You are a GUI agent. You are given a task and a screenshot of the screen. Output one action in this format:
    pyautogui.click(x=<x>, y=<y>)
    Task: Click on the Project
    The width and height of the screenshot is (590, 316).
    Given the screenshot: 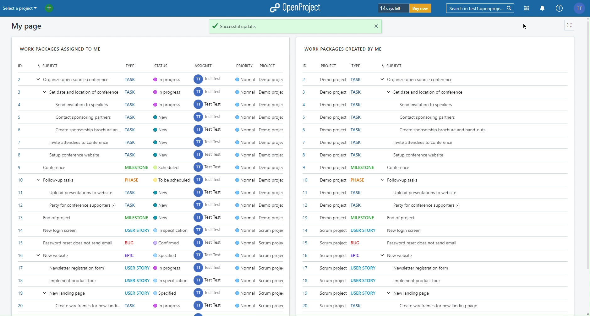 What is the action you would take?
    pyautogui.click(x=268, y=65)
    